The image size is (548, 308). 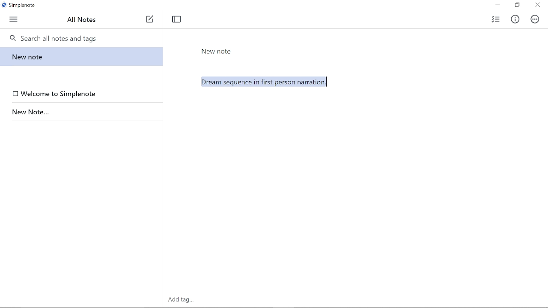 I want to click on Minimize, so click(x=497, y=5).